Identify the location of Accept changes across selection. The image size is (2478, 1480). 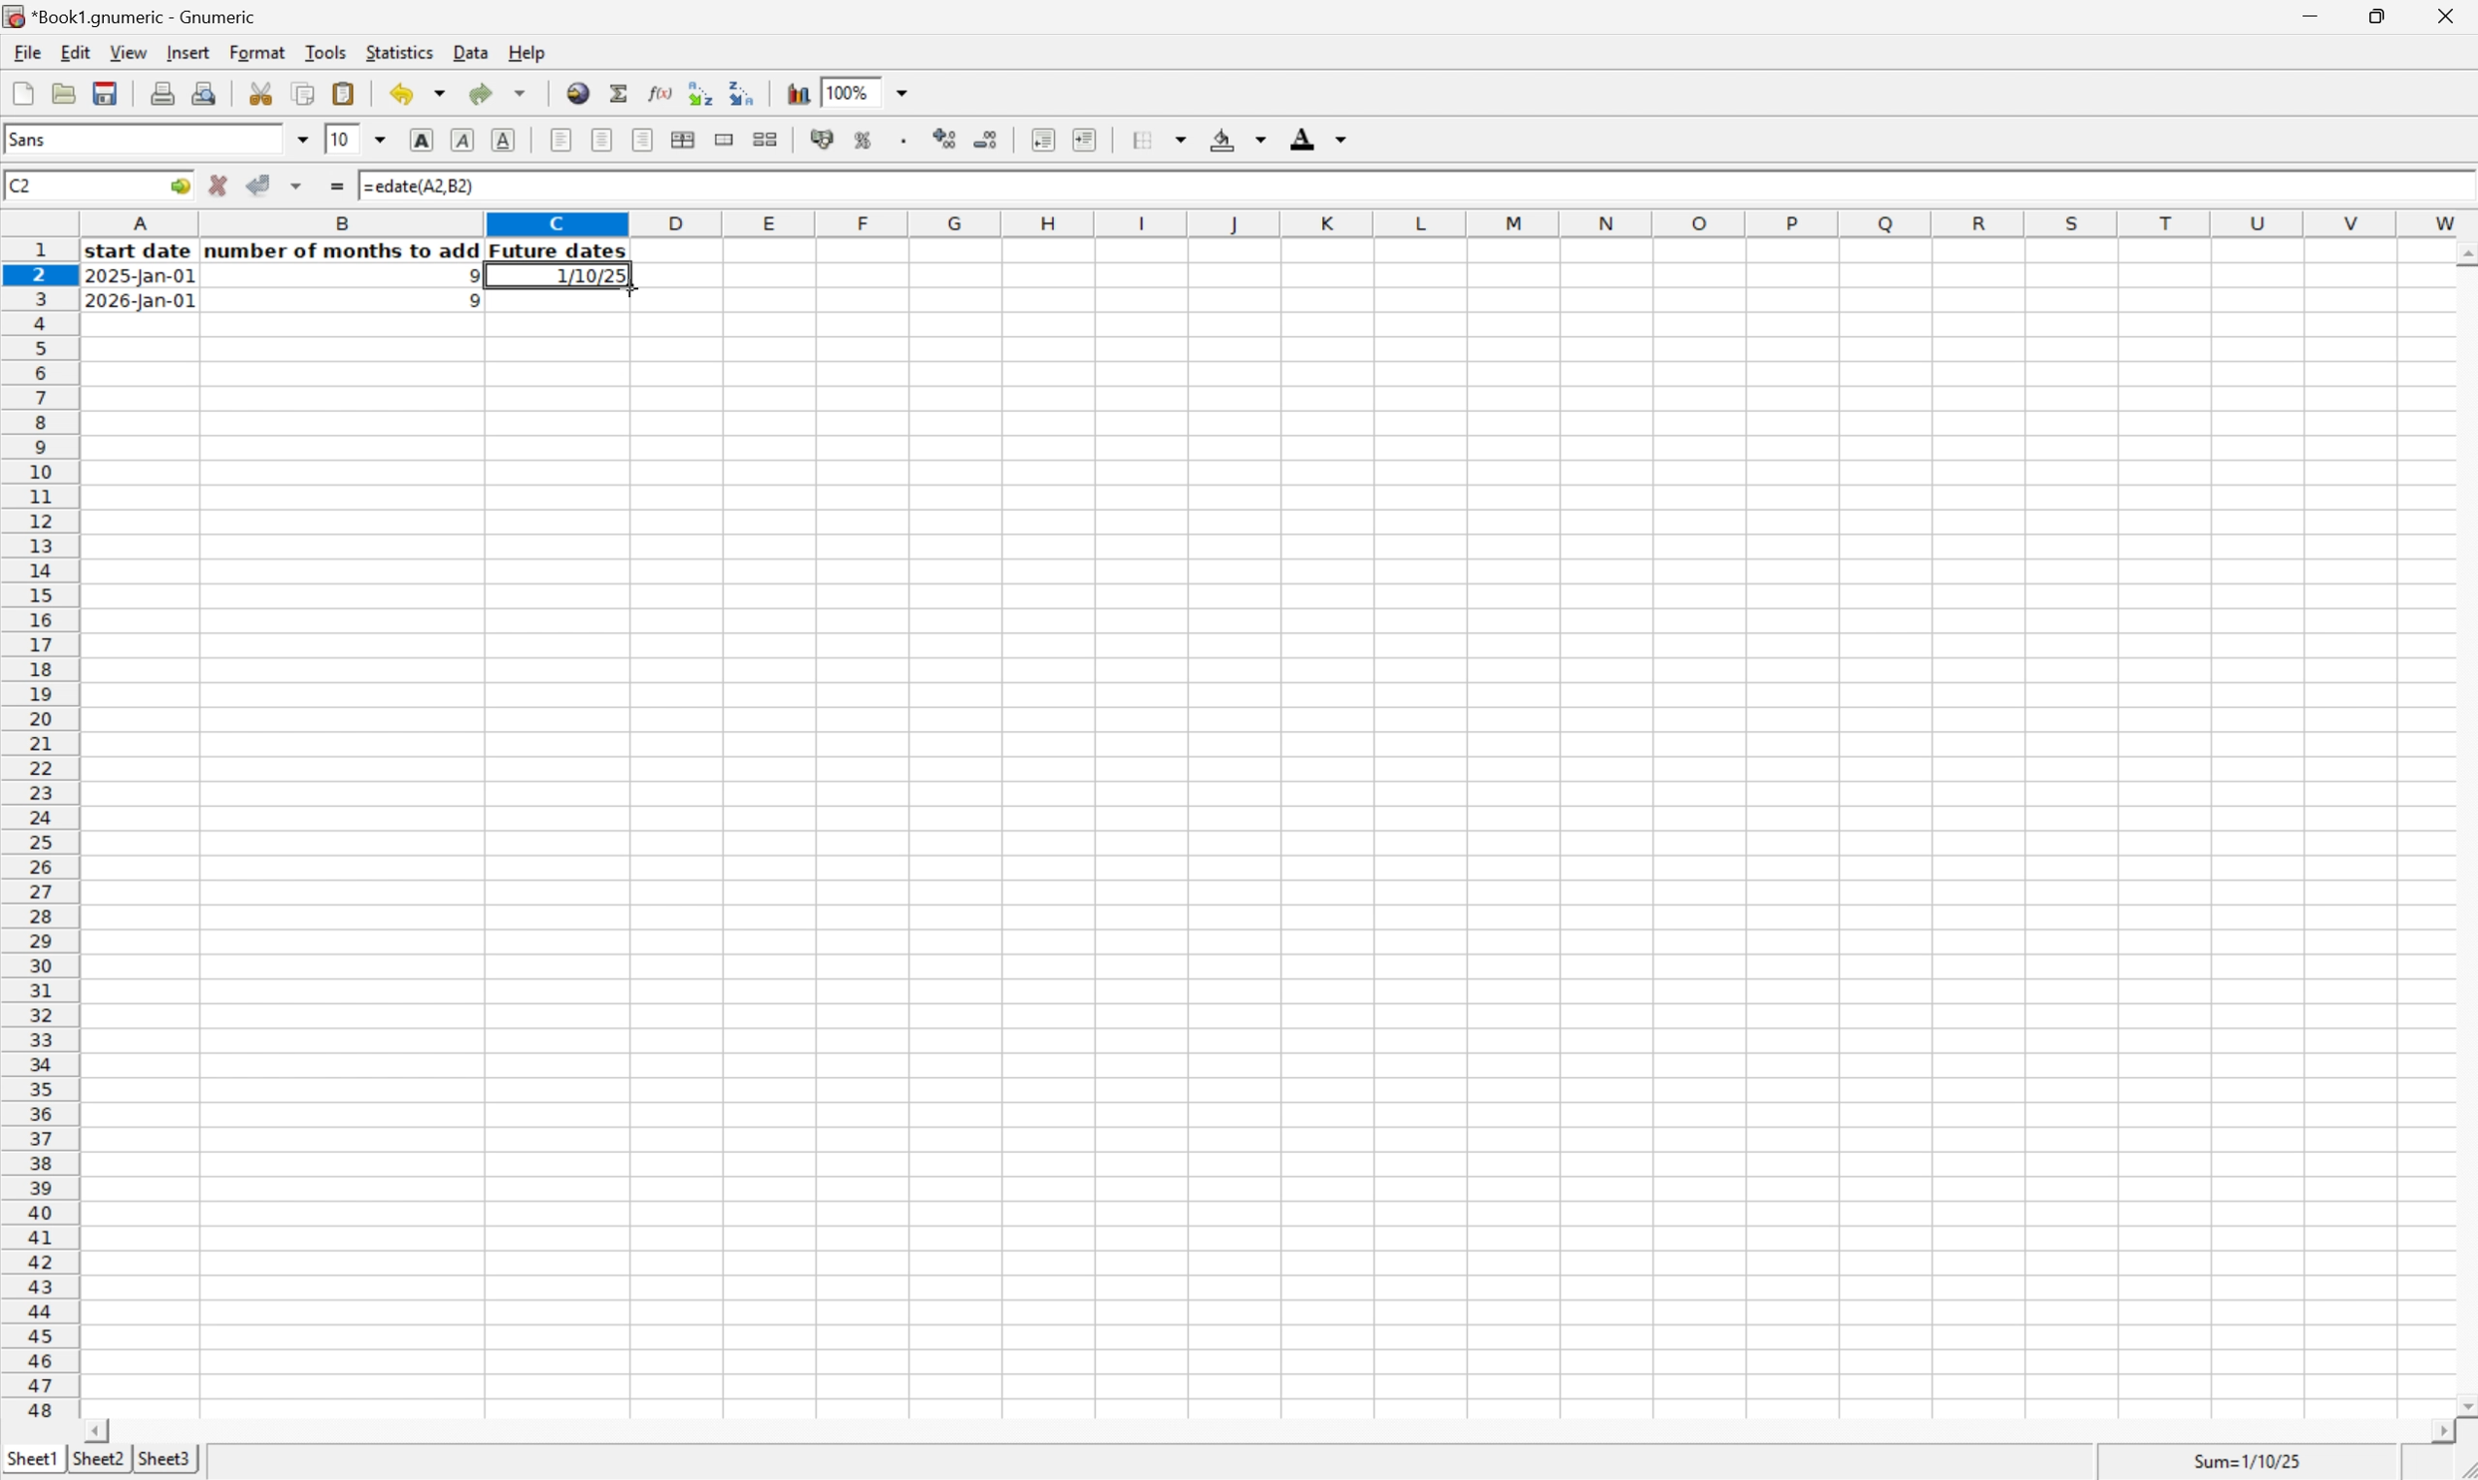
(302, 184).